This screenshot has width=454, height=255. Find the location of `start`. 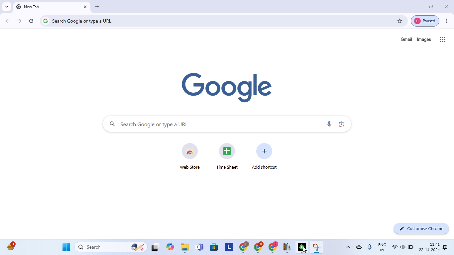

start is located at coordinates (66, 246).